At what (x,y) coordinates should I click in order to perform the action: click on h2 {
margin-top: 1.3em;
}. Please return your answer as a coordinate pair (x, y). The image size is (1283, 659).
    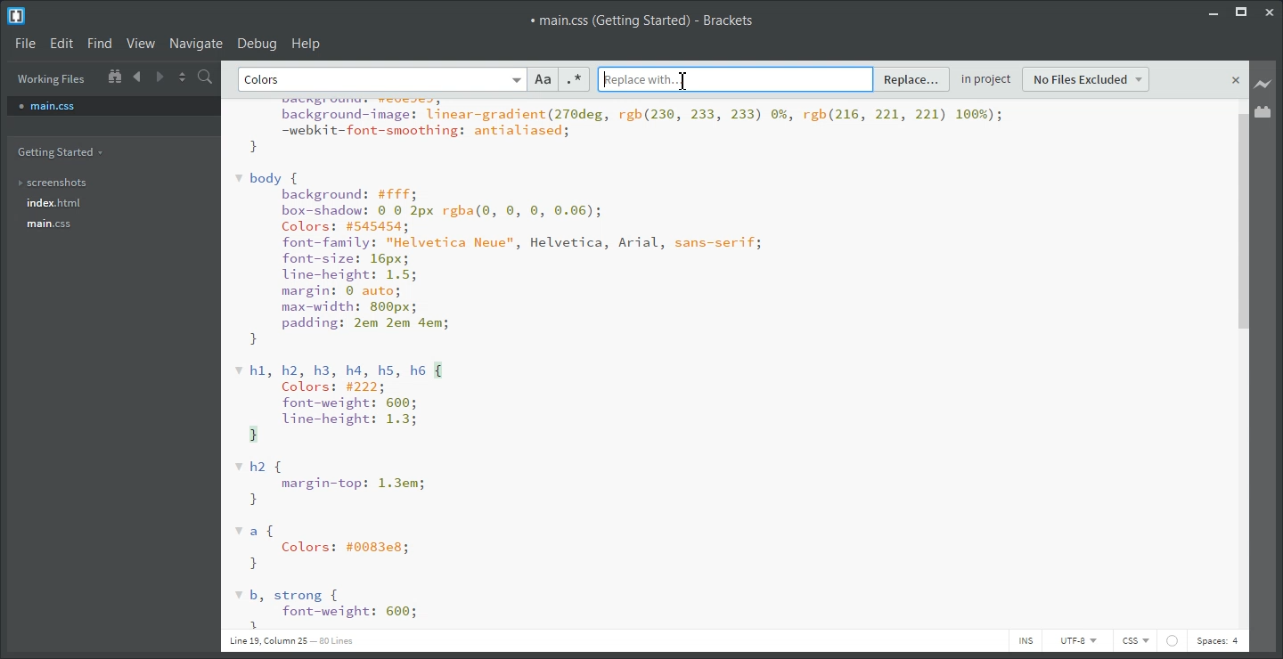
    Looking at the image, I should click on (332, 484).